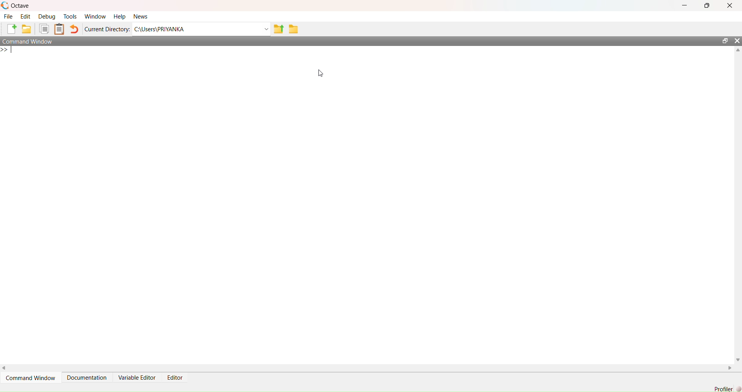 This screenshot has width=742, height=392. What do you see at coordinates (685, 5) in the screenshot?
I see `minimize` at bounding box center [685, 5].